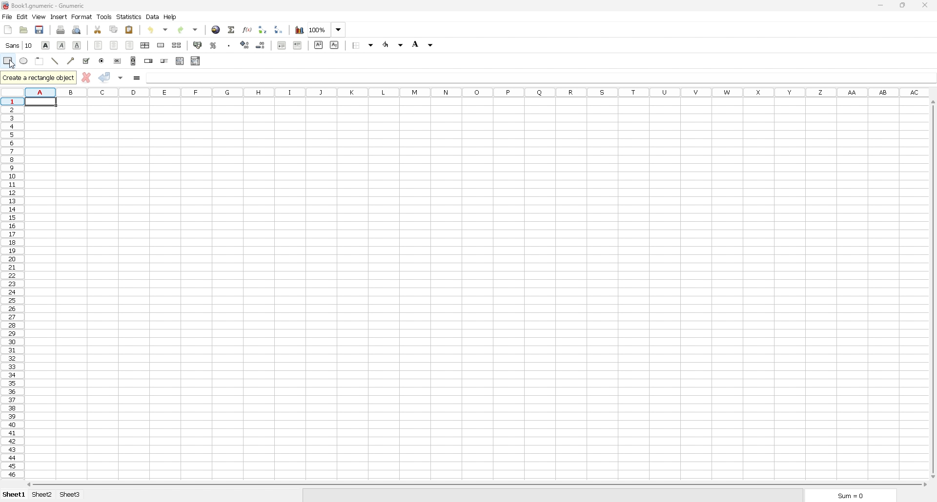  Describe the element at coordinates (164, 61) in the screenshot. I see `slider` at that location.